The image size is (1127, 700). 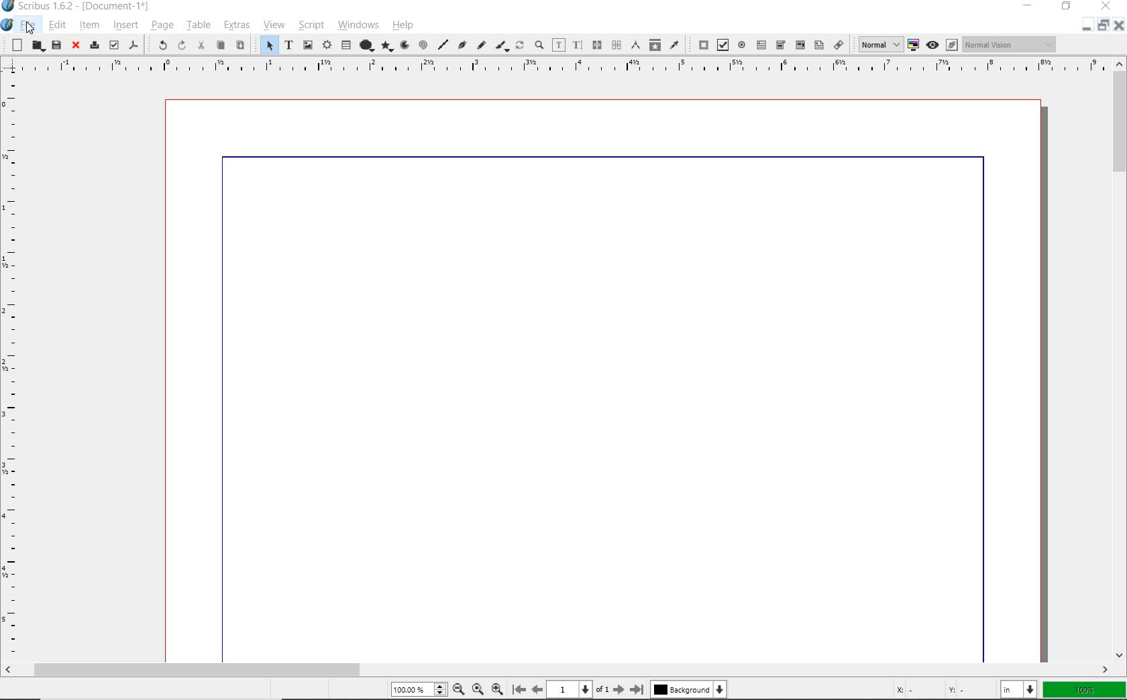 I want to click on paste, so click(x=239, y=44).